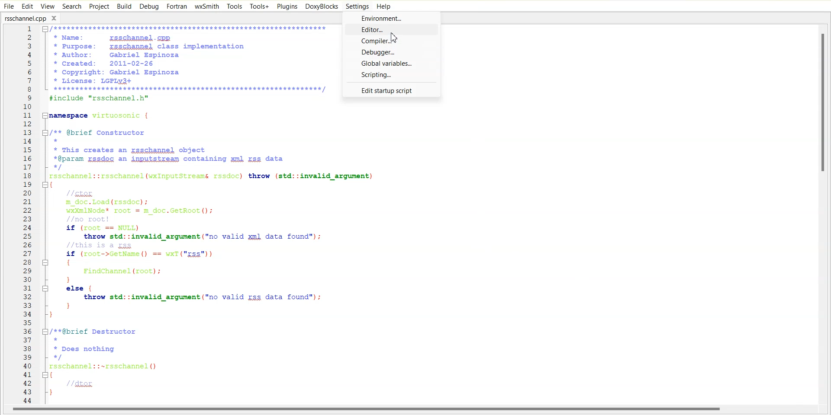  Describe the element at coordinates (391, 41) in the screenshot. I see `Compiler` at that location.